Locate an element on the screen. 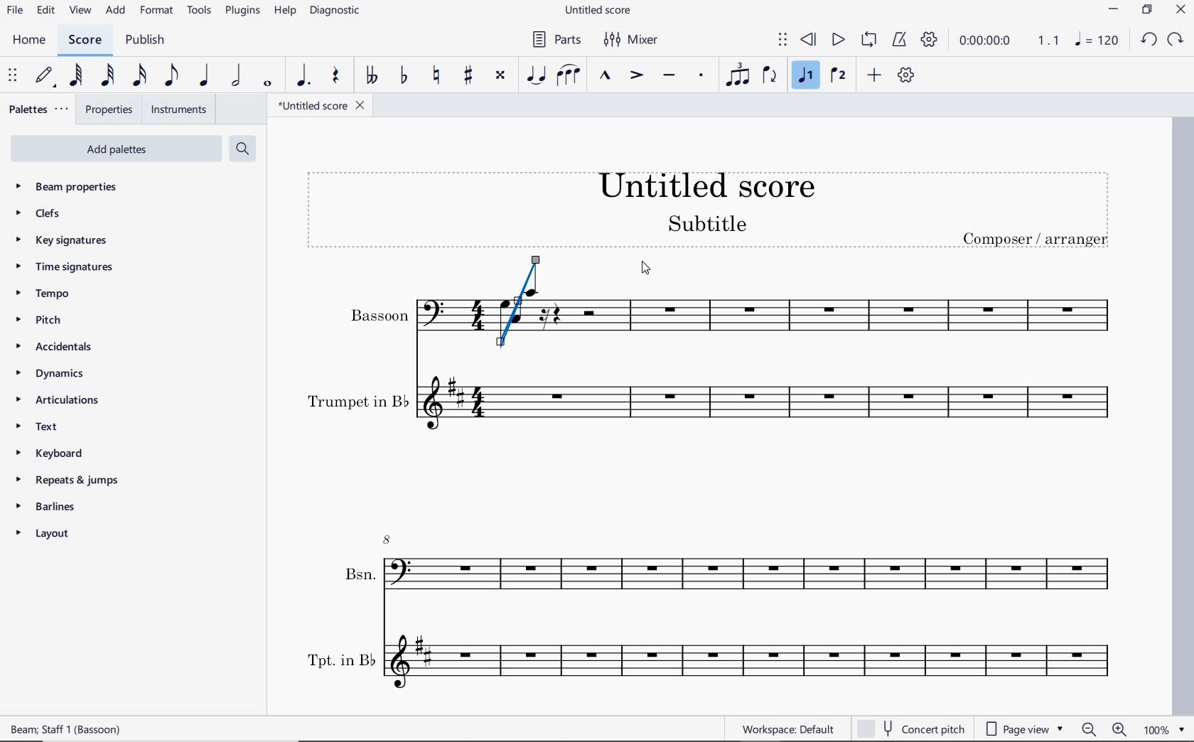  voice 1 is located at coordinates (804, 76).